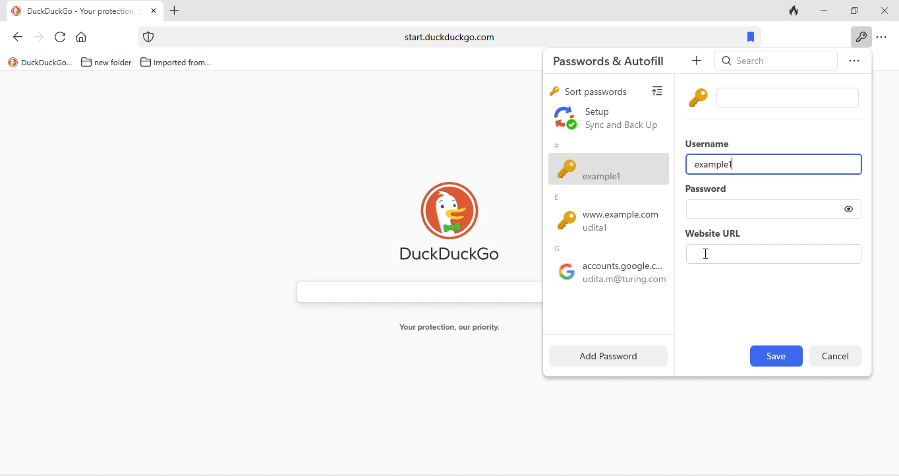  I want to click on website url input box, so click(774, 254).